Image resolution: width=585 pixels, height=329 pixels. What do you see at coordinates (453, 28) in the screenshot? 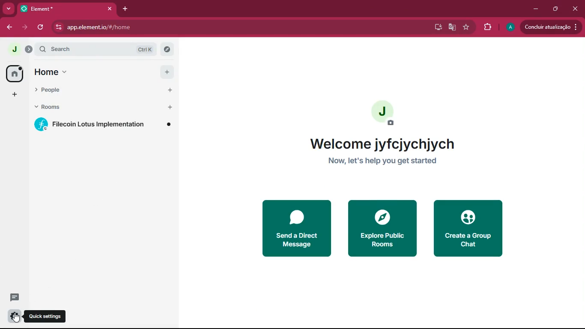
I see `google translate` at bounding box center [453, 28].